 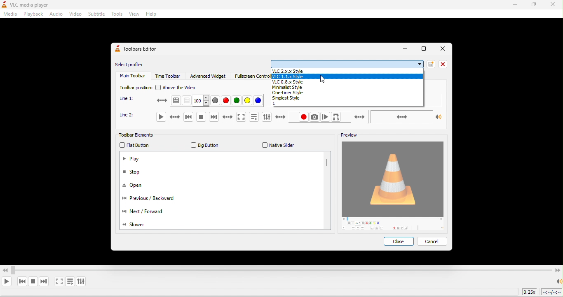 I want to click on tools, so click(x=117, y=15).